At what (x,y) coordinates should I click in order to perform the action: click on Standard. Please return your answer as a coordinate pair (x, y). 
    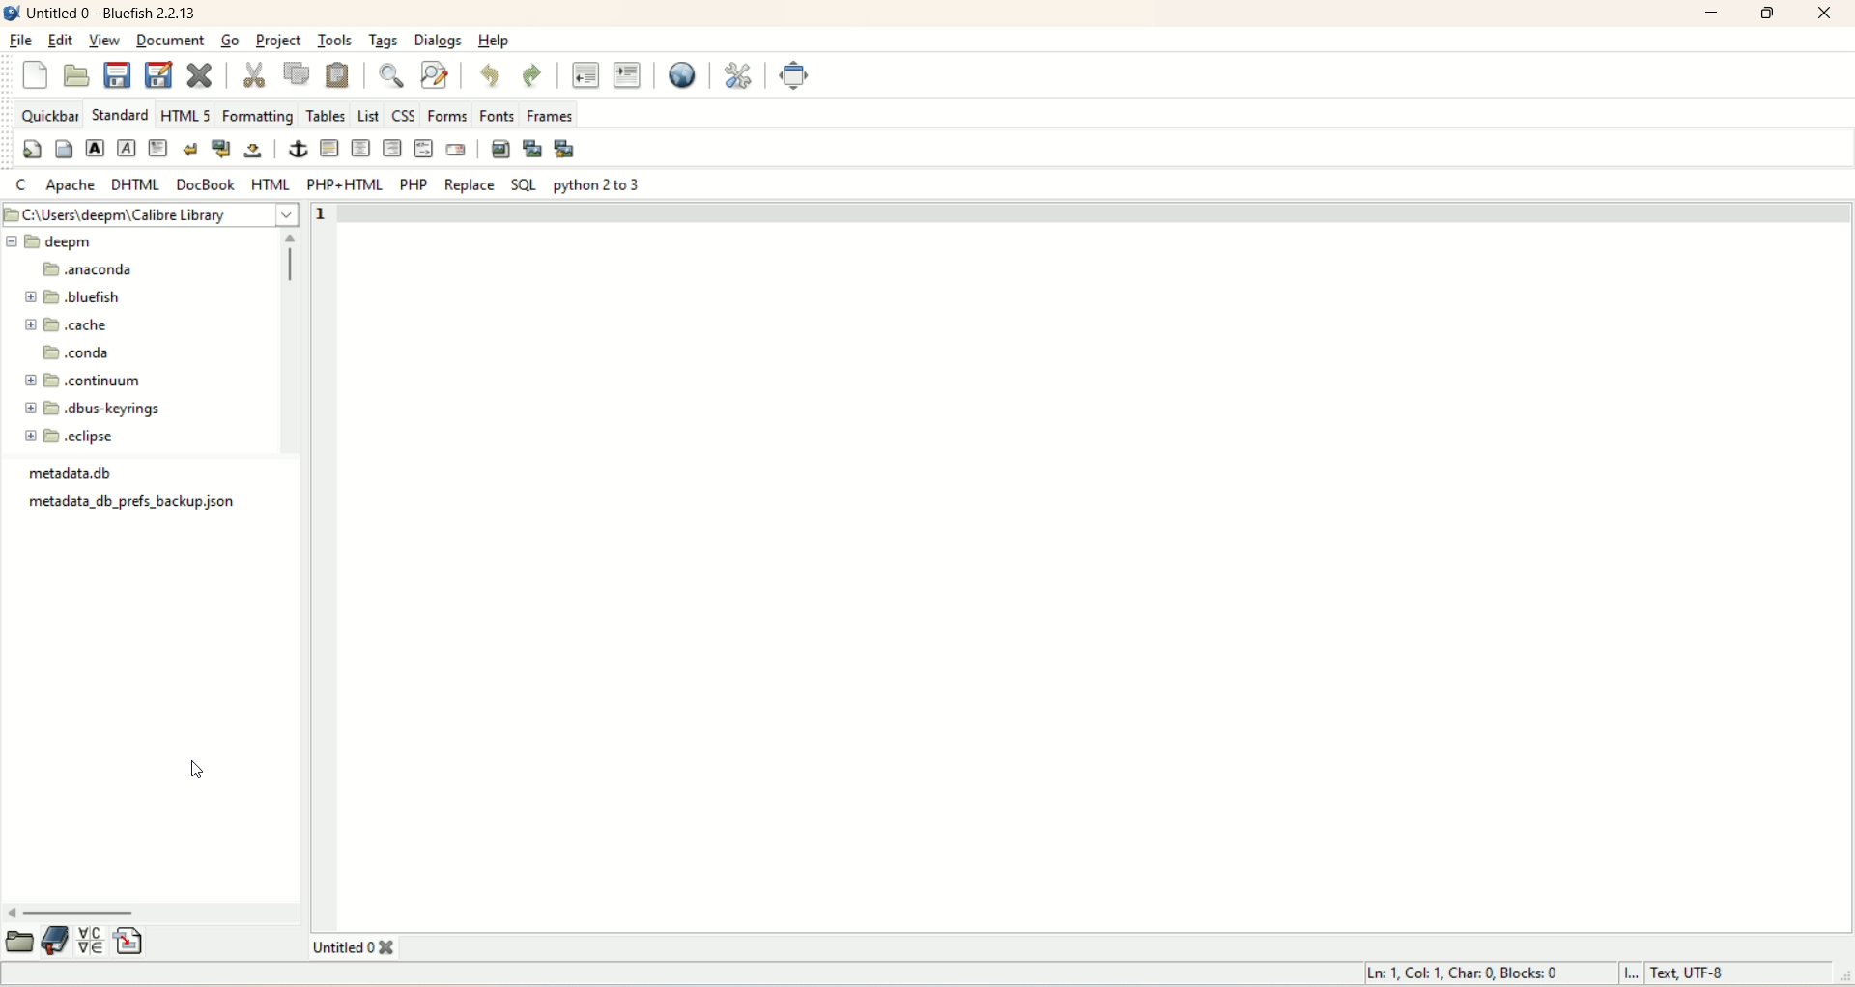
    Looking at the image, I should click on (118, 113).